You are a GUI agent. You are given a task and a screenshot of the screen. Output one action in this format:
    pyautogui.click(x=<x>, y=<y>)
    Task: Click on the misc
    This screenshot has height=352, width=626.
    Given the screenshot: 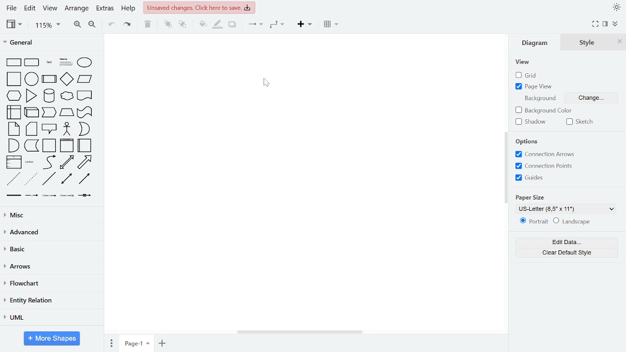 What is the action you would take?
    pyautogui.click(x=52, y=214)
    